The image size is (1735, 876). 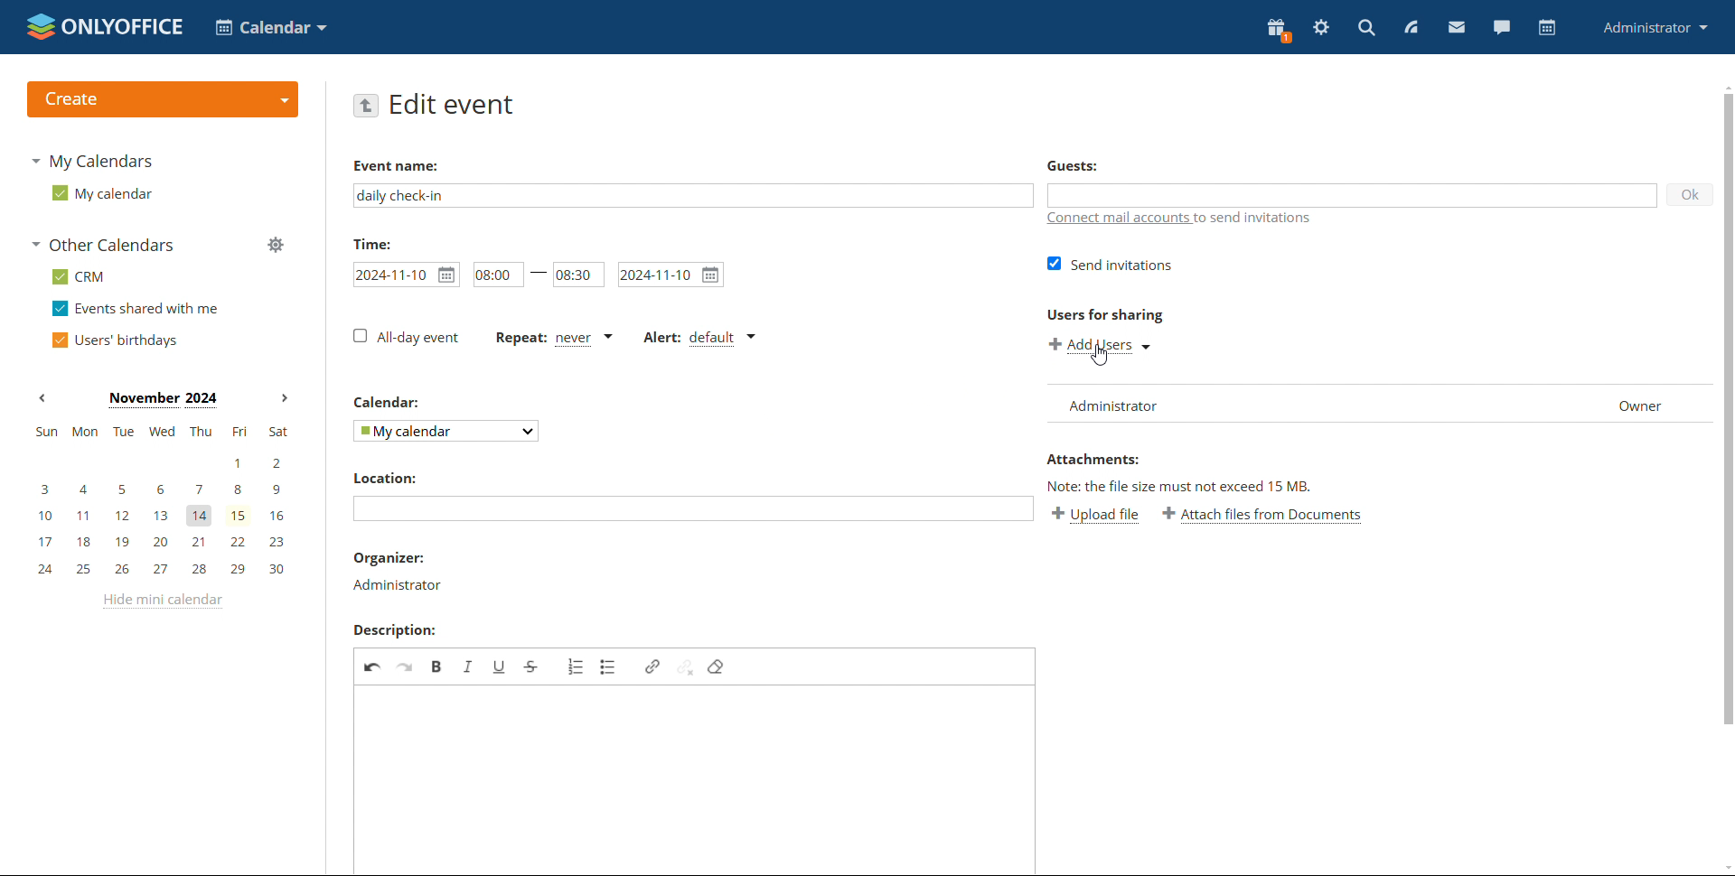 What do you see at coordinates (102, 245) in the screenshot?
I see `other calendars` at bounding box center [102, 245].